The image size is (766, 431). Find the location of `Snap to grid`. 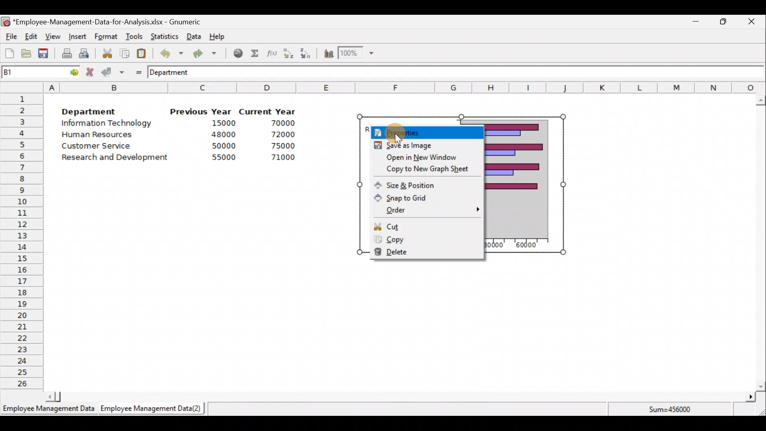

Snap to grid is located at coordinates (424, 196).